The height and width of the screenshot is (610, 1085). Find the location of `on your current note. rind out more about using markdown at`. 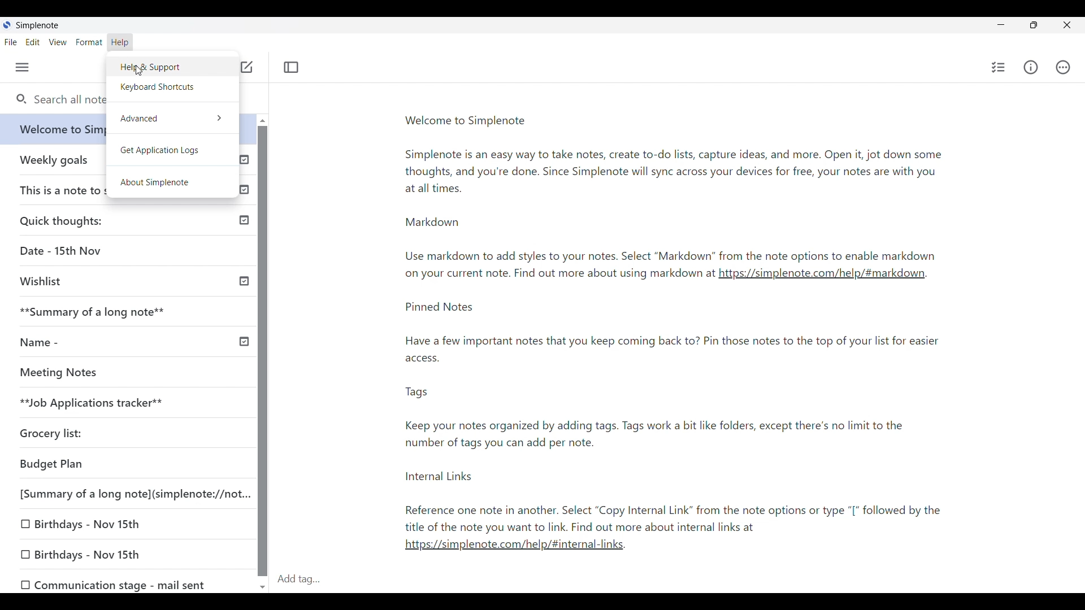

on your current note. rind out more about using markdown at is located at coordinates (553, 275).